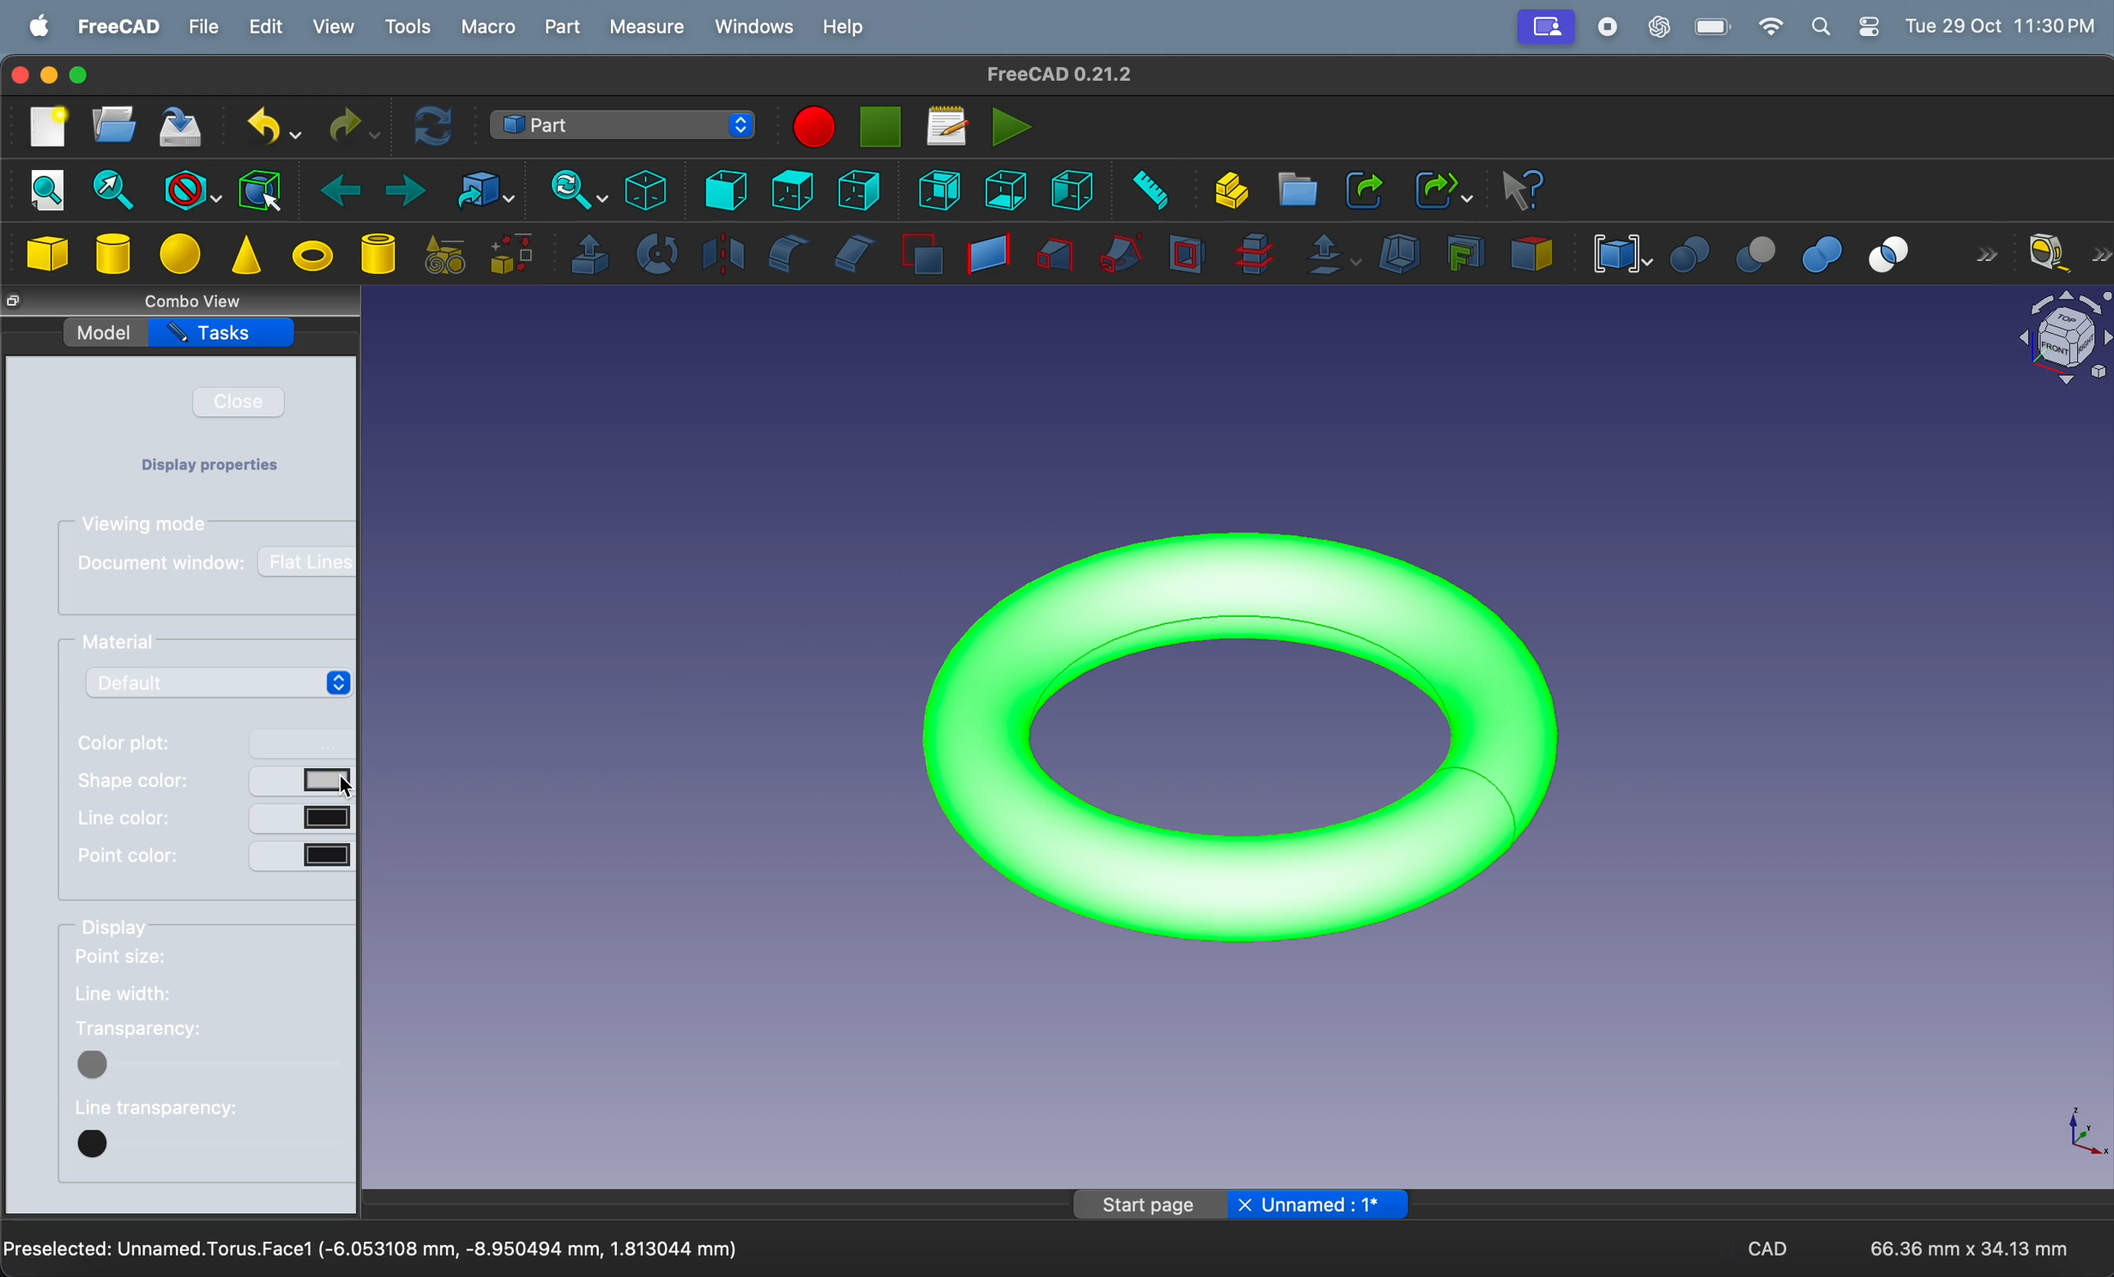 The width and height of the screenshot is (2114, 1277). I want to click on button, so click(302, 783).